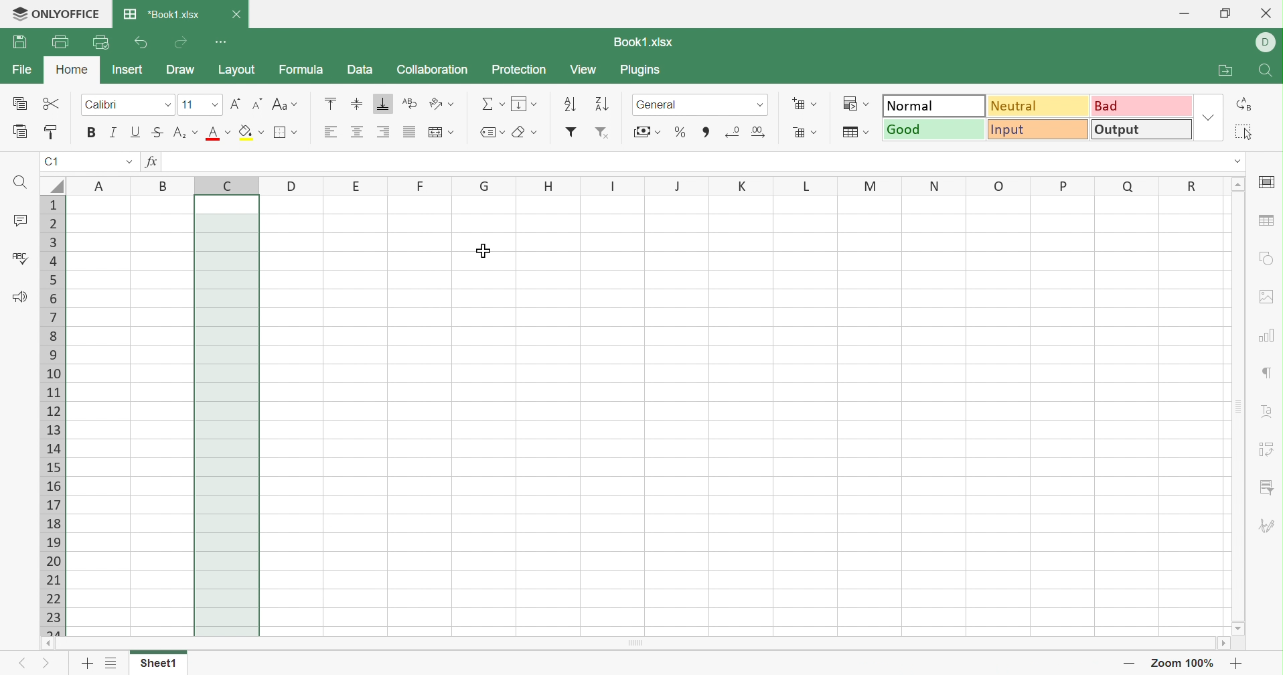 The height and width of the screenshot is (675, 1283). Describe the element at coordinates (1142, 106) in the screenshot. I see `Bad` at that location.